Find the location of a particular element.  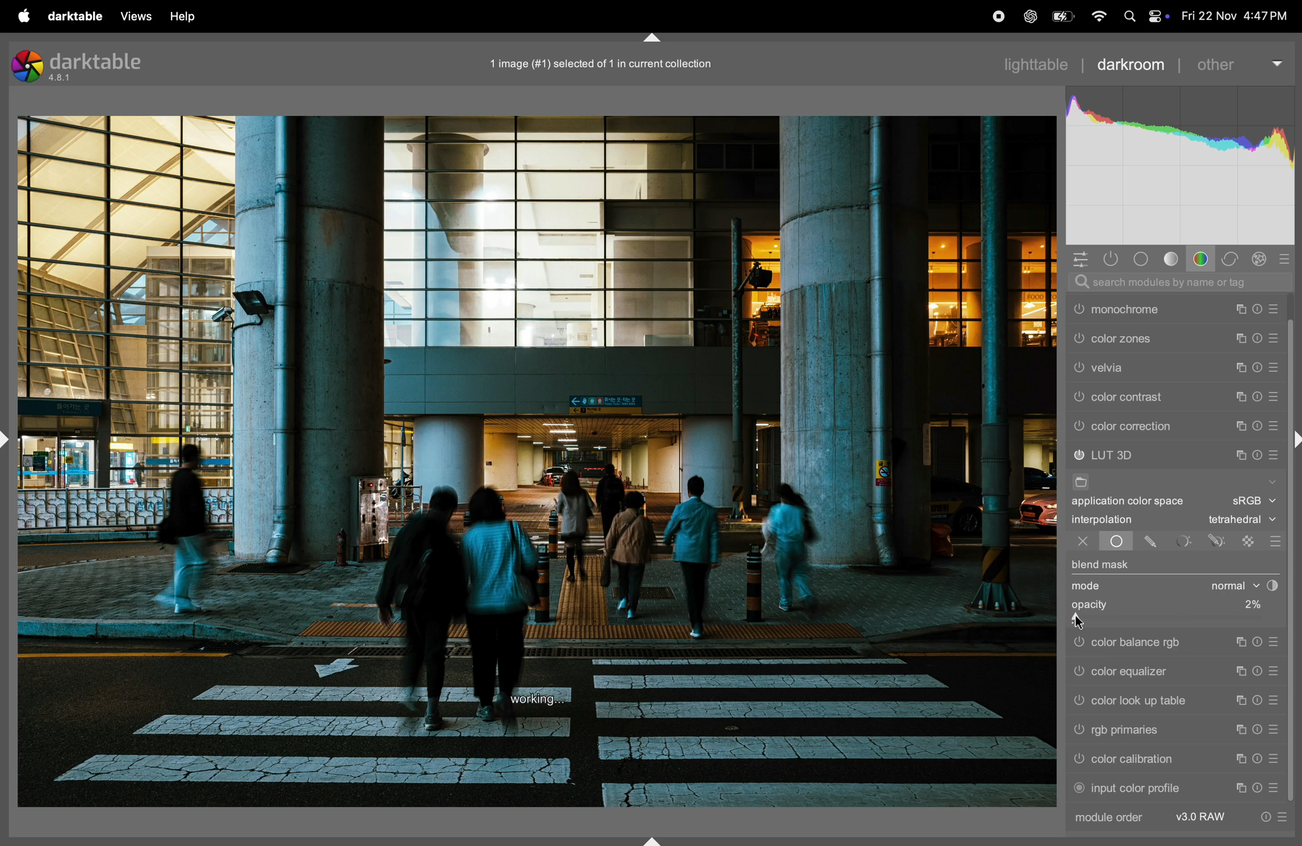

presets is located at coordinates (1276, 336).